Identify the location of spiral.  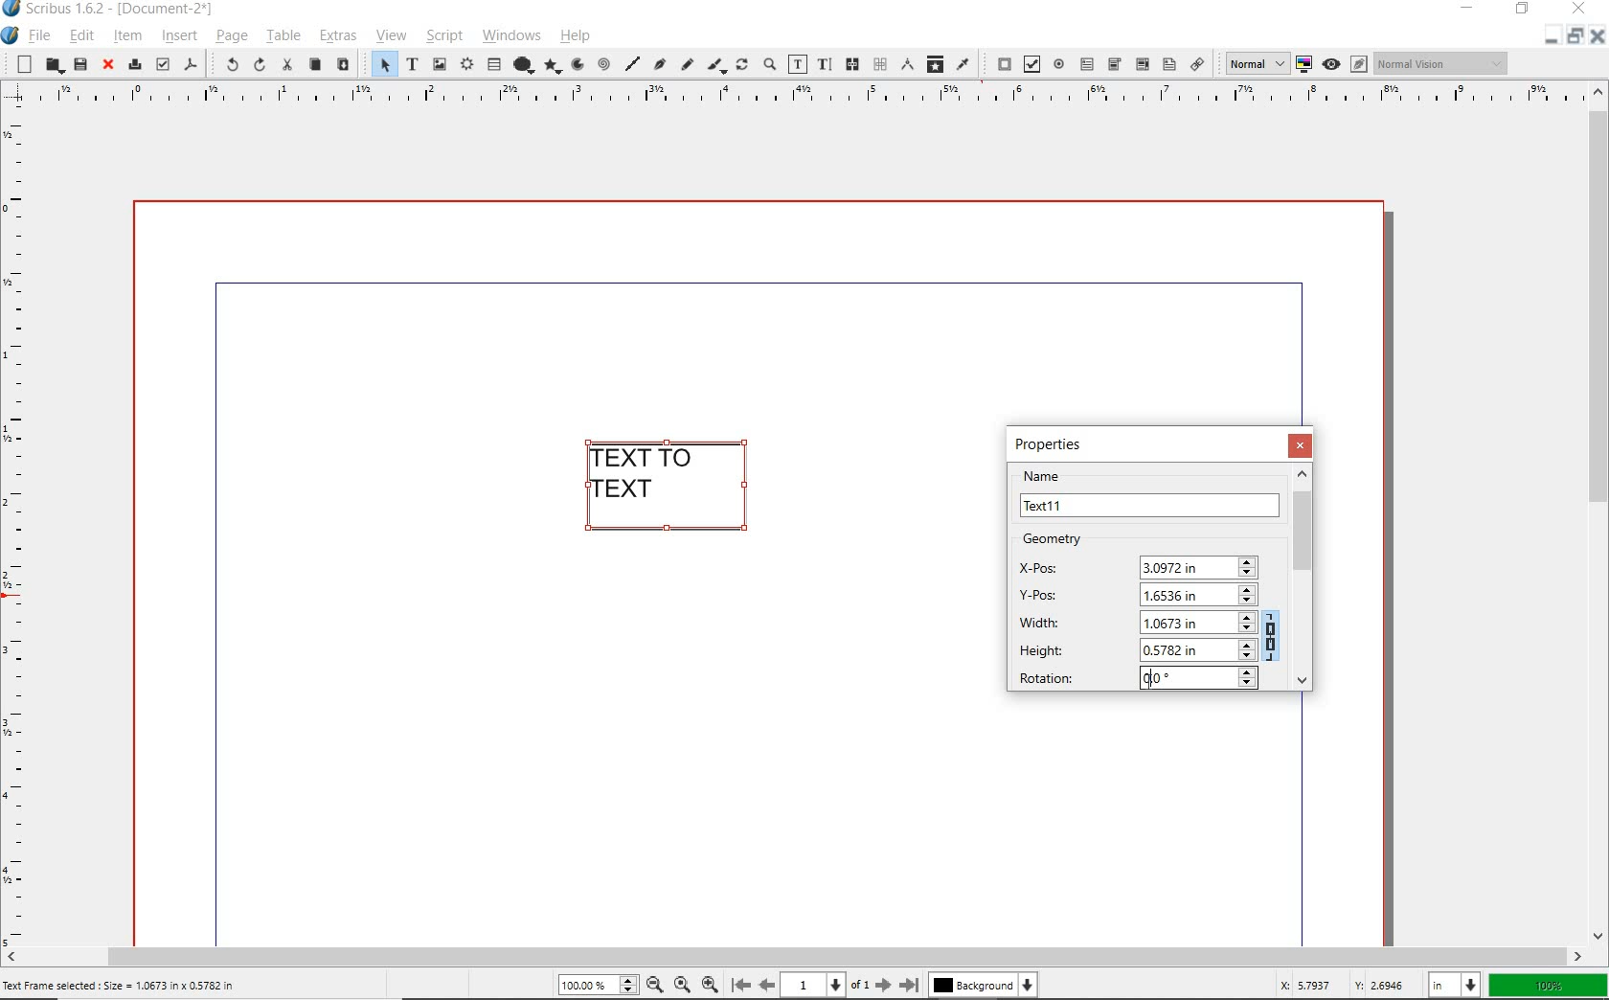
(602, 63).